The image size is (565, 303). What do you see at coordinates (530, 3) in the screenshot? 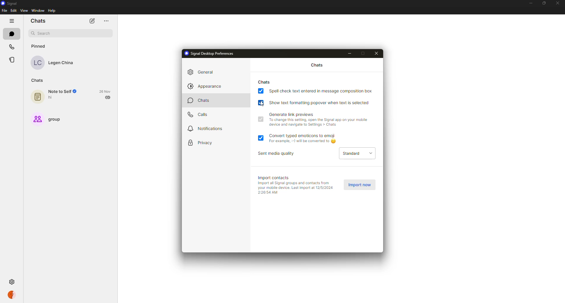
I see `minimize` at bounding box center [530, 3].